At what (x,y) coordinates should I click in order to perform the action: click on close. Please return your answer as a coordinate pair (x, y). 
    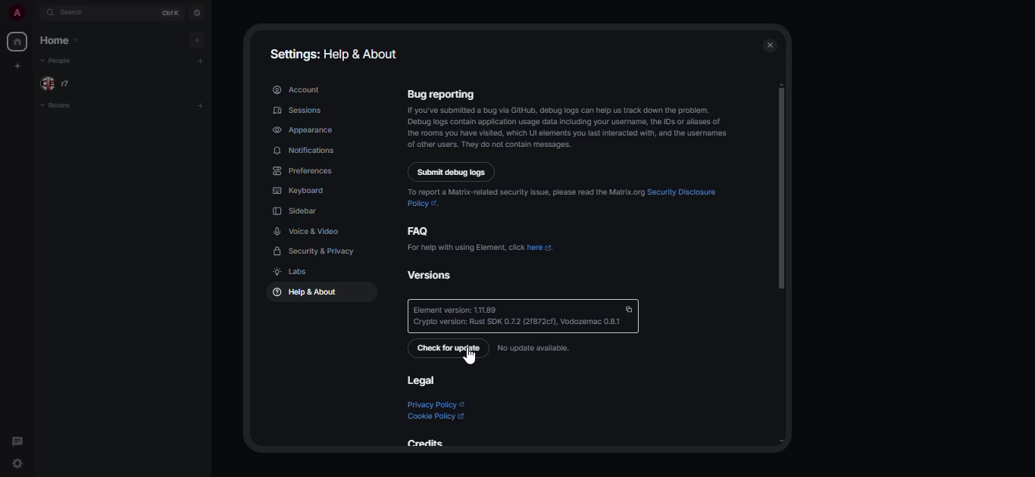
    Looking at the image, I should click on (771, 44).